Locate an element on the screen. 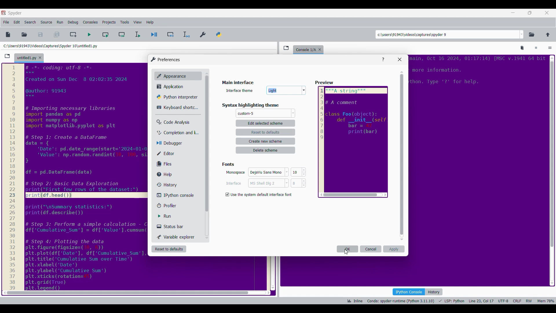 The image size is (556, 313). Edit menu is located at coordinates (17, 22).